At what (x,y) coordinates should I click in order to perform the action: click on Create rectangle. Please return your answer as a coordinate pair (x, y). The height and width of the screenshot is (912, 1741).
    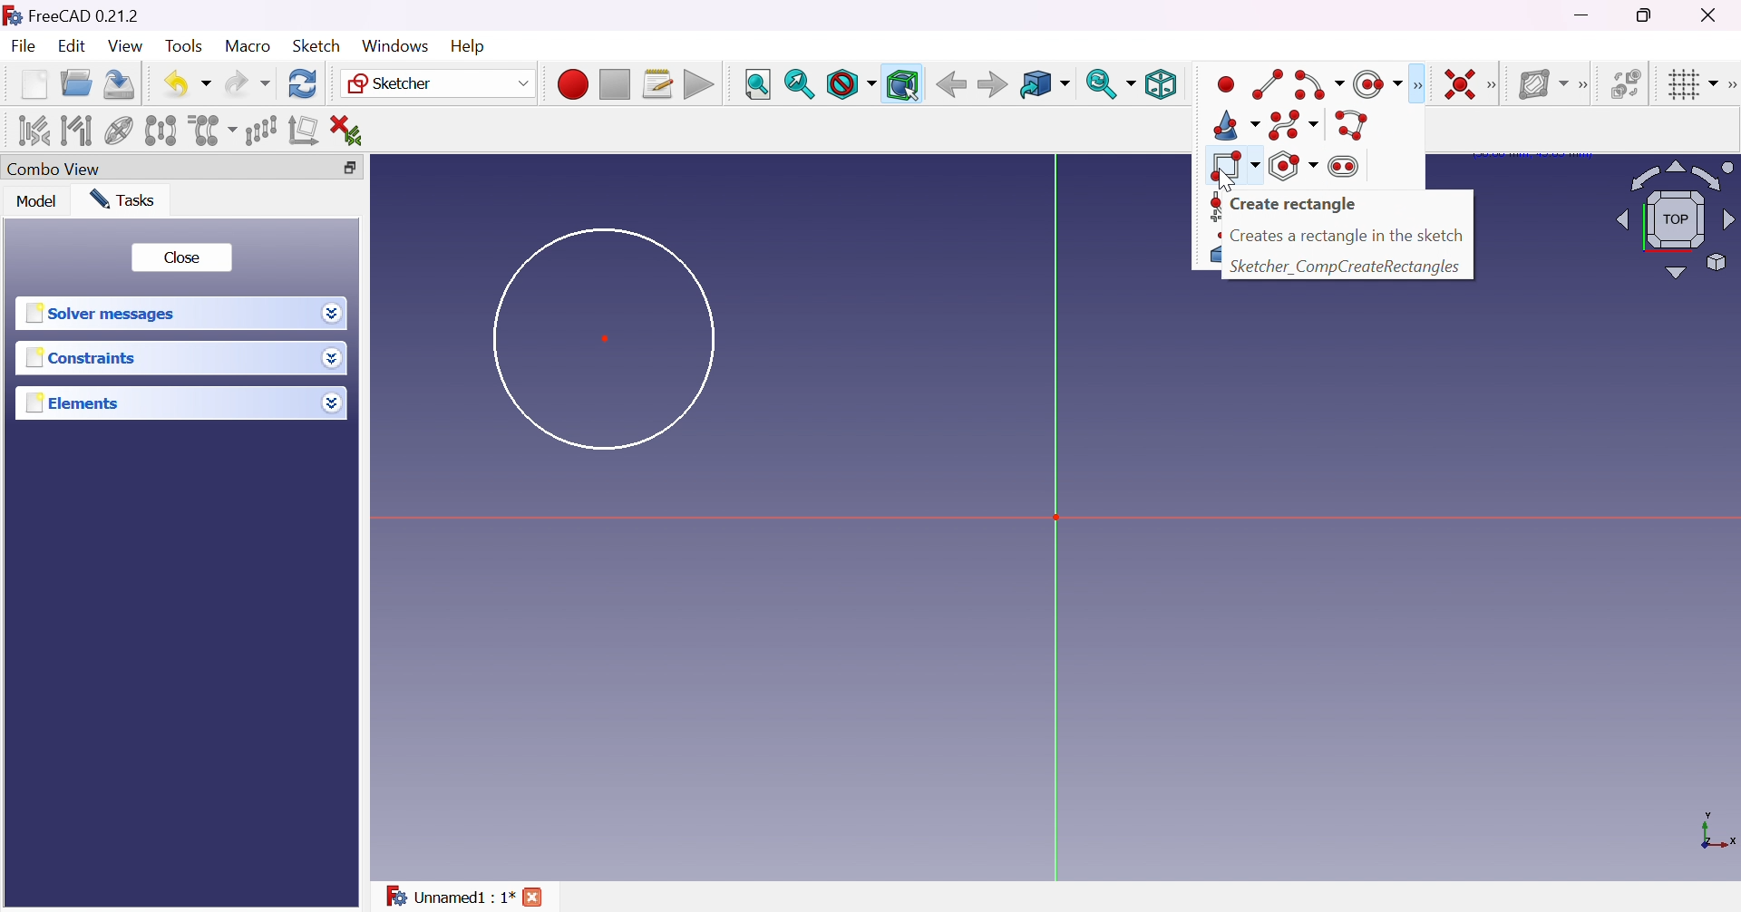
    Looking at the image, I should click on (1301, 207).